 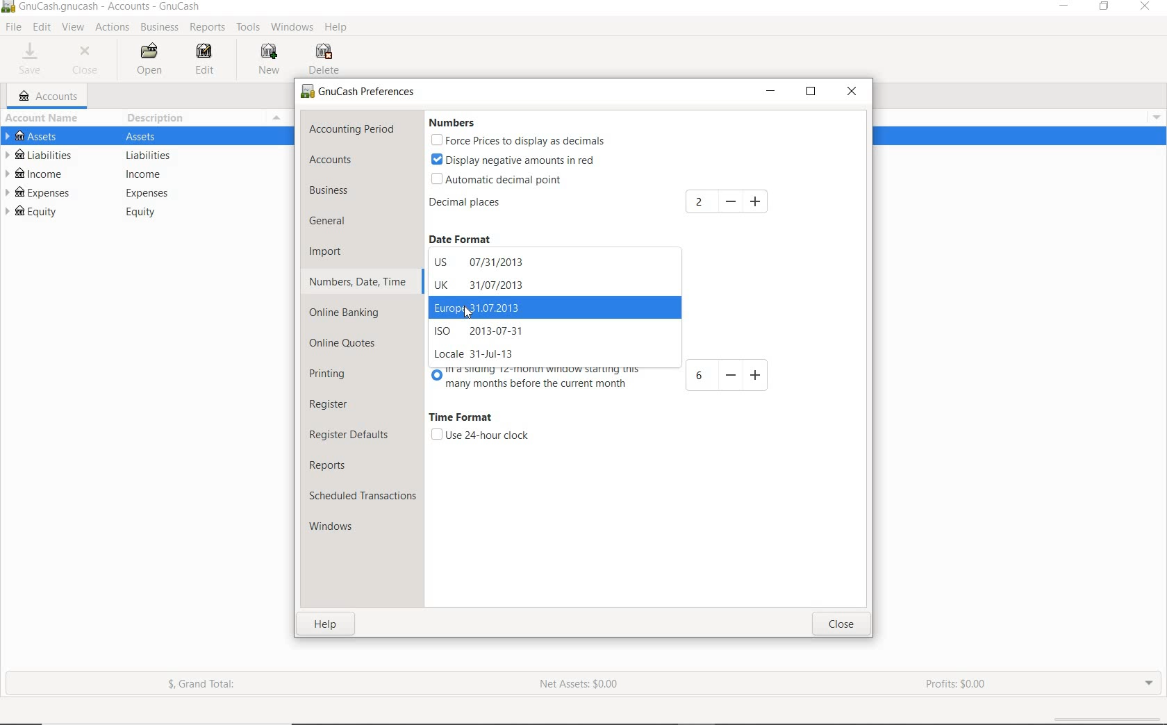 I want to click on help, so click(x=327, y=626).